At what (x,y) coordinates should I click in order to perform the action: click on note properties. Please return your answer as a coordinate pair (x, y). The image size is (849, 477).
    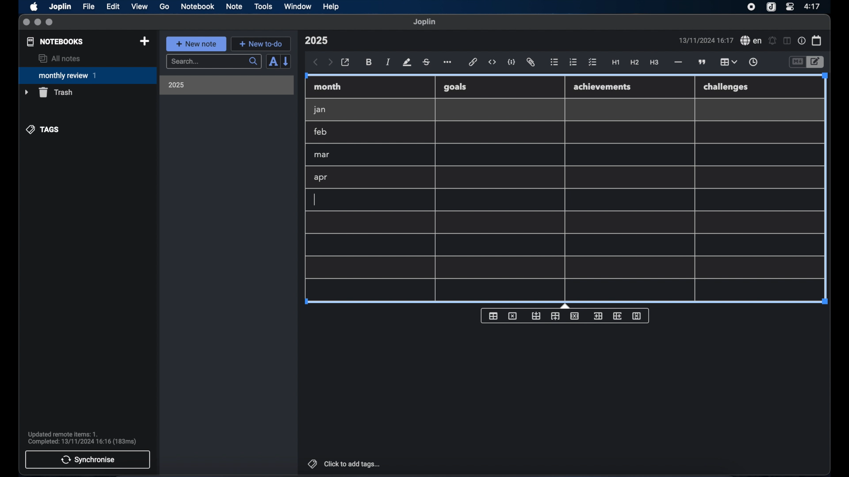
    Looking at the image, I should click on (802, 41).